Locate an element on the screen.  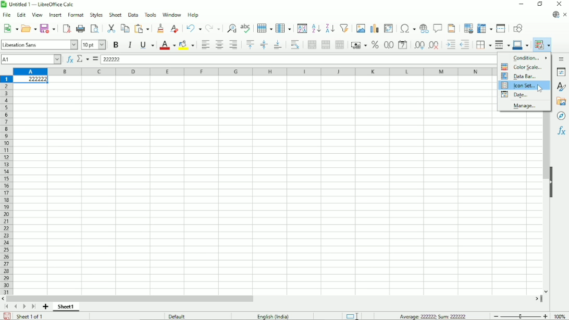
Active cell is located at coordinates (30, 80).